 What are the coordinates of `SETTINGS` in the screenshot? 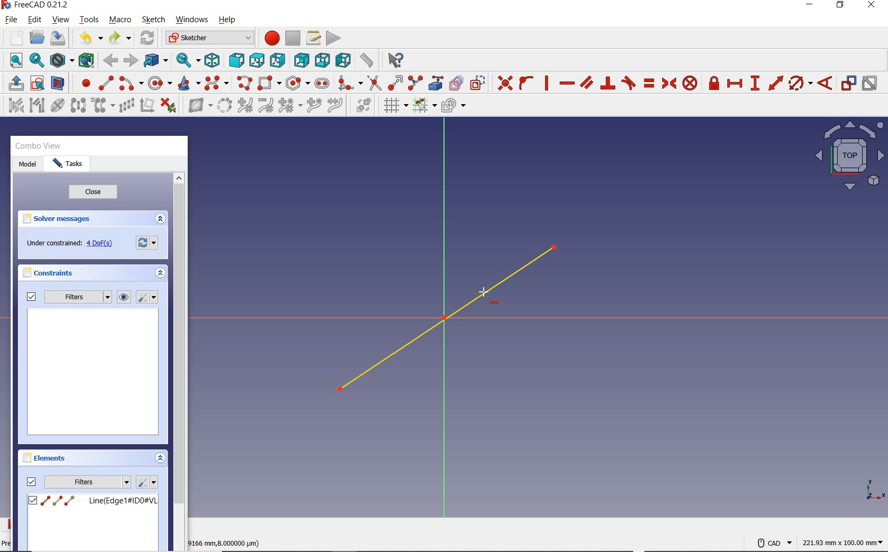 It's located at (145, 243).